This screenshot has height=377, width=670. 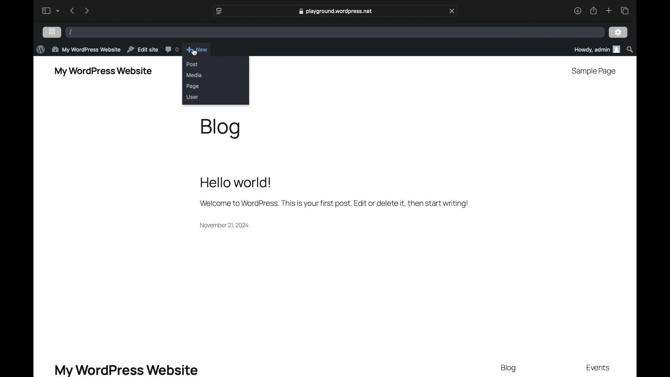 What do you see at coordinates (598, 368) in the screenshot?
I see `events` at bounding box center [598, 368].